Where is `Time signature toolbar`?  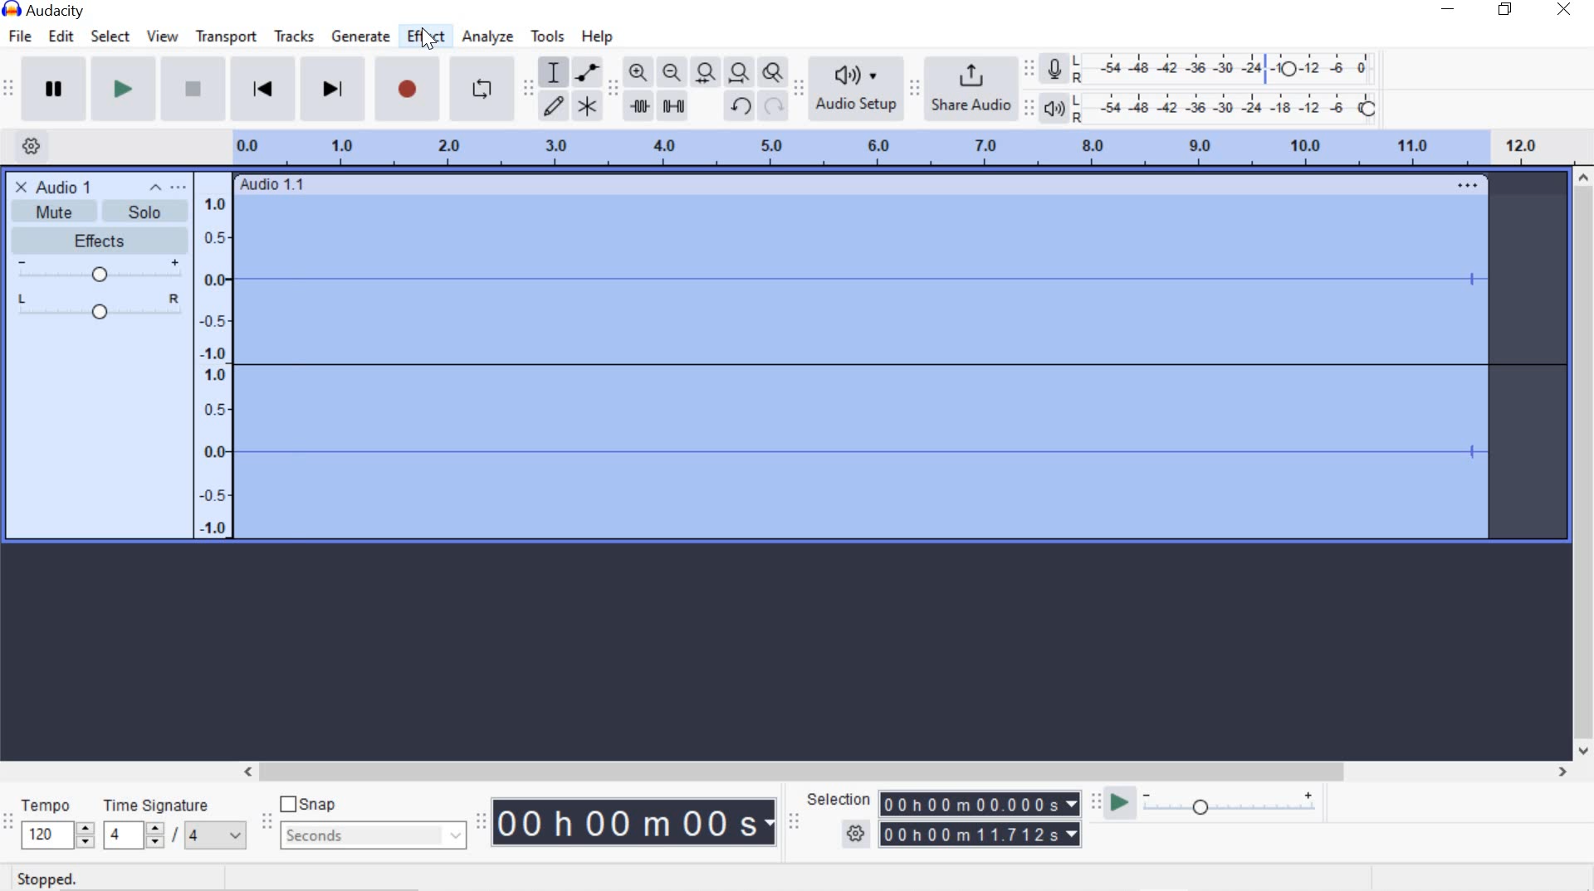 Time signature toolbar is located at coordinates (8, 822).